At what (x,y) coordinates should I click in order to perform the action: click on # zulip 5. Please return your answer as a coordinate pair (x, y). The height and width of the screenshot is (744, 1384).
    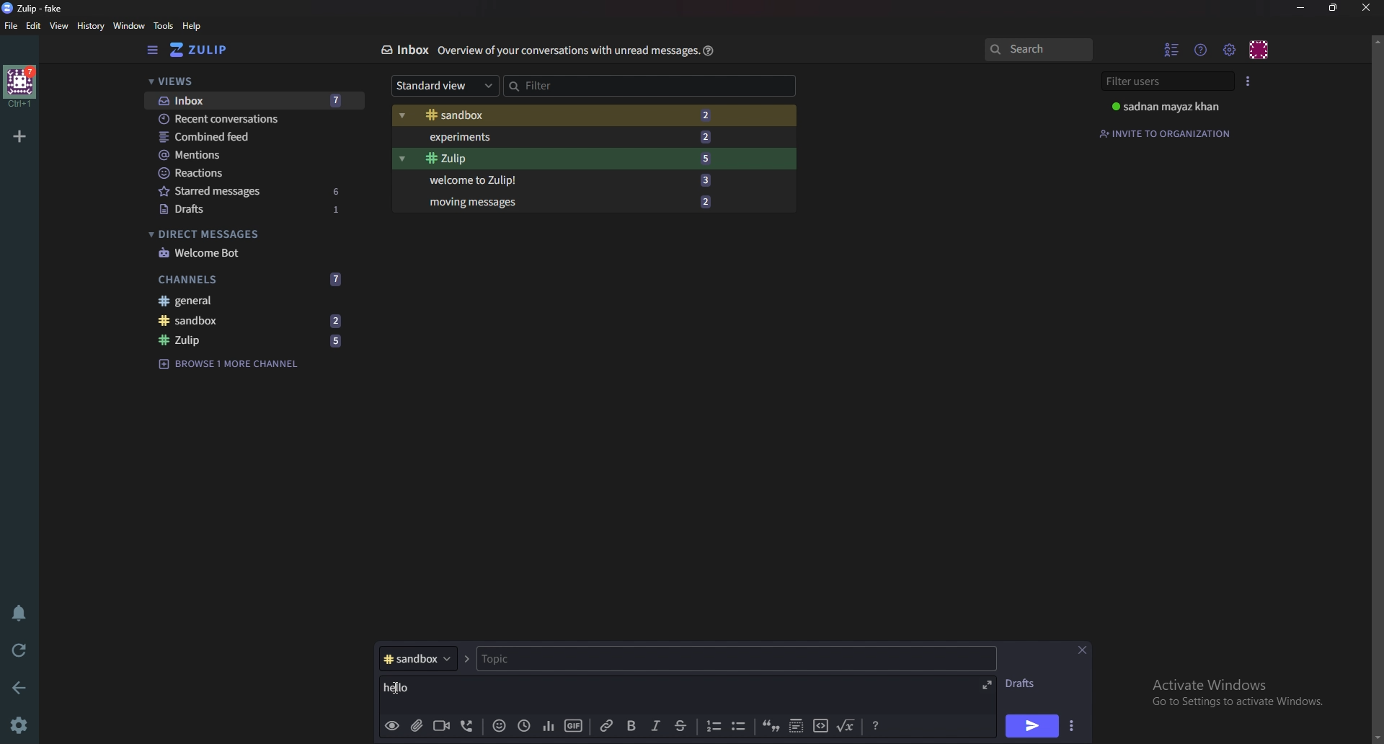
    Looking at the image, I should click on (254, 341).